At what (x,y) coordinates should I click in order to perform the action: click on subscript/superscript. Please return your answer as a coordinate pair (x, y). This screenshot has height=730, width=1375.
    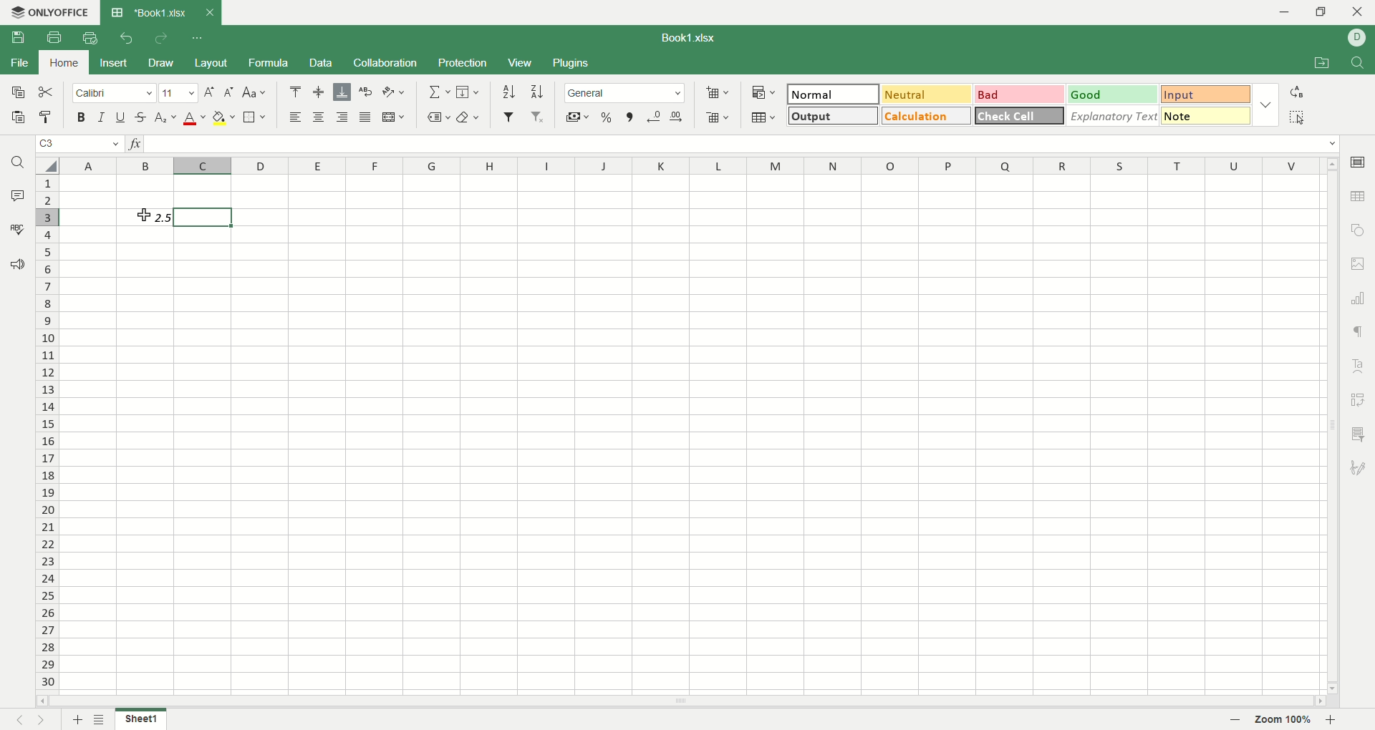
    Looking at the image, I should click on (167, 117).